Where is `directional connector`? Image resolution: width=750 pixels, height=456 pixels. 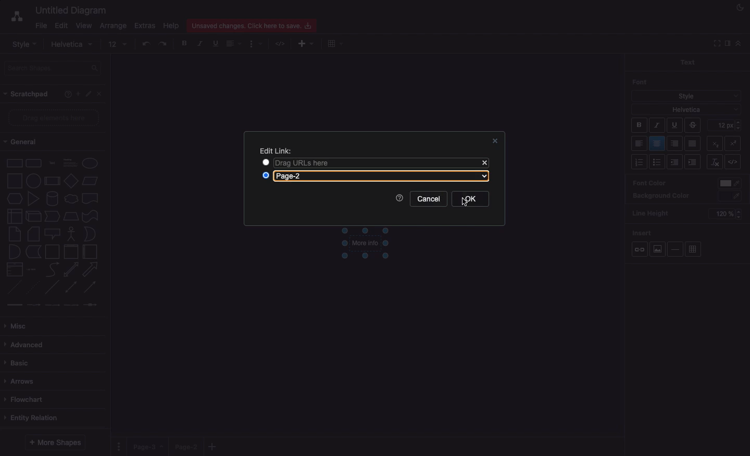 directional connector is located at coordinates (90, 287).